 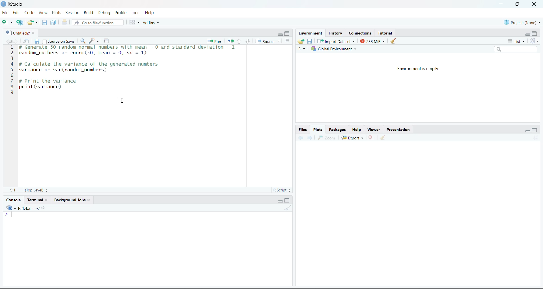 What do you see at coordinates (383, 137) in the screenshot?
I see `clear` at bounding box center [383, 137].